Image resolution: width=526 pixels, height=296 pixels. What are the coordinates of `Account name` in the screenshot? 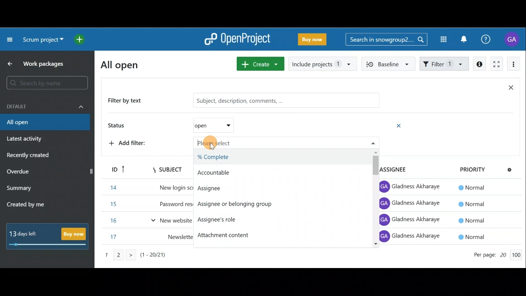 It's located at (513, 39).